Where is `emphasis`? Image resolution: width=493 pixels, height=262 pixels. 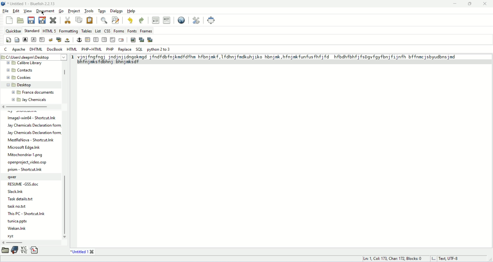 emphasis is located at coordinates (33, 40).